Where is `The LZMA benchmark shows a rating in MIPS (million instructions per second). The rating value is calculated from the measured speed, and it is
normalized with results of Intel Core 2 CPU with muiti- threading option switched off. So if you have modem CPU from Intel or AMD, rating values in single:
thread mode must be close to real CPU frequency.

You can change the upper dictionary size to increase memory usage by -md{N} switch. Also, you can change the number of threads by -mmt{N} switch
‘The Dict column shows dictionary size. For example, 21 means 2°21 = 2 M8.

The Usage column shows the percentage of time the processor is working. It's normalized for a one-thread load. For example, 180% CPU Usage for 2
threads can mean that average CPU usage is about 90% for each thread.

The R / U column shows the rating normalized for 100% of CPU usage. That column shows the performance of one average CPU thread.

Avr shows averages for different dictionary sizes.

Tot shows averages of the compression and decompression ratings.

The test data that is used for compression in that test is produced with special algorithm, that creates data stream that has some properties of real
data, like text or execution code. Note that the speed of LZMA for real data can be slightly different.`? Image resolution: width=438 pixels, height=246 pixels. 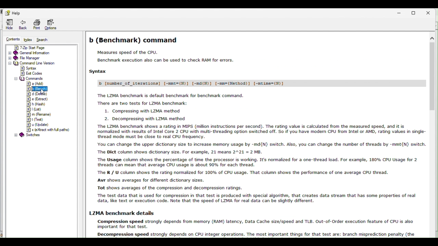
The LZMA benchmark shows a rating in MIPS (million instructions per second). The rating value is calculated from the measured speed, and it is
normalized with results of Intel Core 2 CPU with muiti- threading option switched off. So if you have modem CPU from Intel or AMD, rating values in single:
thread mode must be close to real CPU frequency.

You can change the upper dictionary size to increase memory usage by -md{N} switch. Also, you can change the number of threads by -mmt{N} switch
‘The Dict column shows dictionary size. For example, 21 means 2°21 = 2 M8.

The Usage column shows the percentage of time the processor is working. It's normalized for a one-thread load. For example, 180% CPU Usage for 2
threads can mean that average CPU usage is about 90% for each thread.

The R / U column shows the rating normalized for 100% of CPU usage. That column shows the performance of one average CPU thread.

Avr shows averages for different dictionary sizes.

Tot shows averages of the compression and decompression ratings.

The test data that is used for compression in that test is produced with special algorithm, that creates data stream that has some properties of real
data, like text or execution code. Note that the speed of LZMA for real data can be slightly different. is located at coordinates (258, 163).